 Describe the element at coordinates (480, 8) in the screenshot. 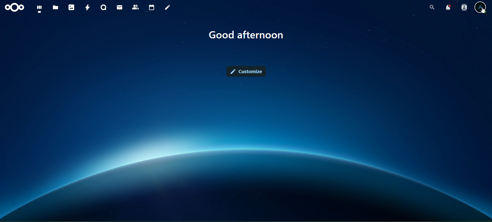

I see `view profile` at that location.